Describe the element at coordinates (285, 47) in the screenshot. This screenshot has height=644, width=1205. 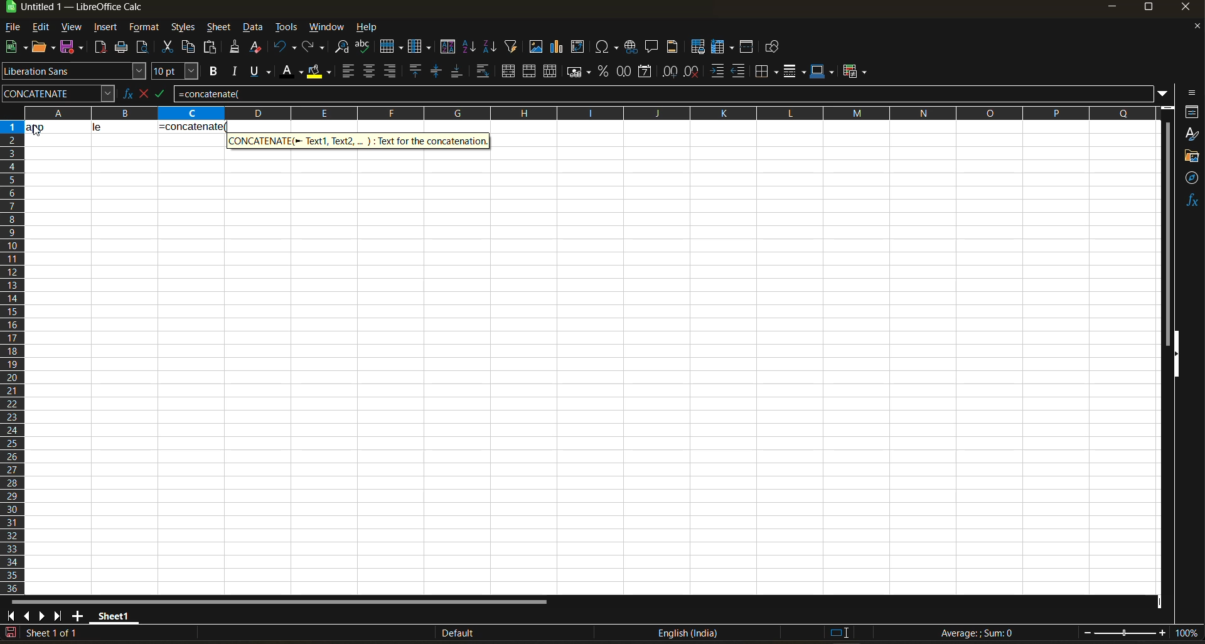
I see `undo` at that location.